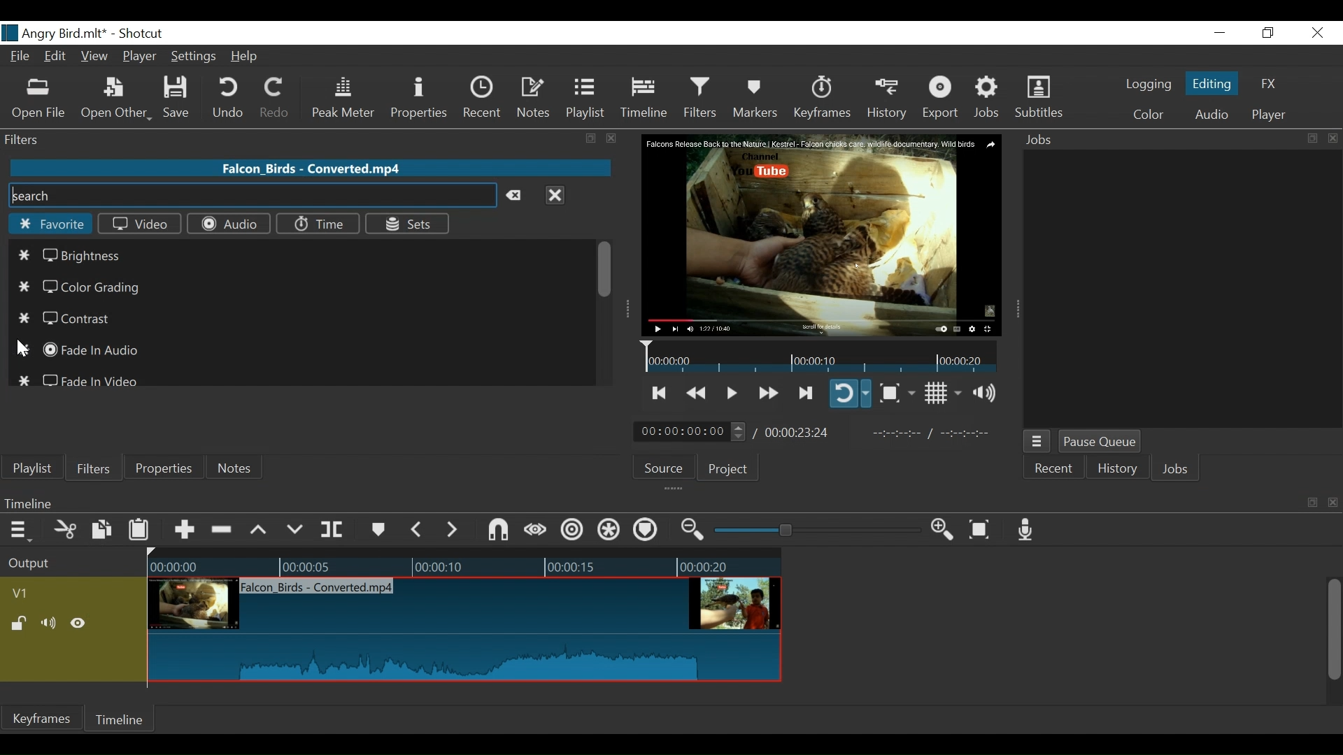  Describe the element at coordinates (346, 99) in the screenshot. I see `Peak Meter` at that location.